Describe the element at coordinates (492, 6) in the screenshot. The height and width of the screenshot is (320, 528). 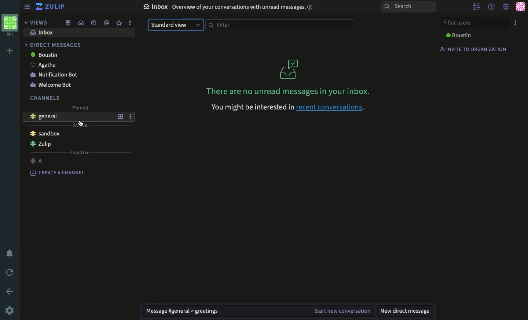
I see `help` at that location.